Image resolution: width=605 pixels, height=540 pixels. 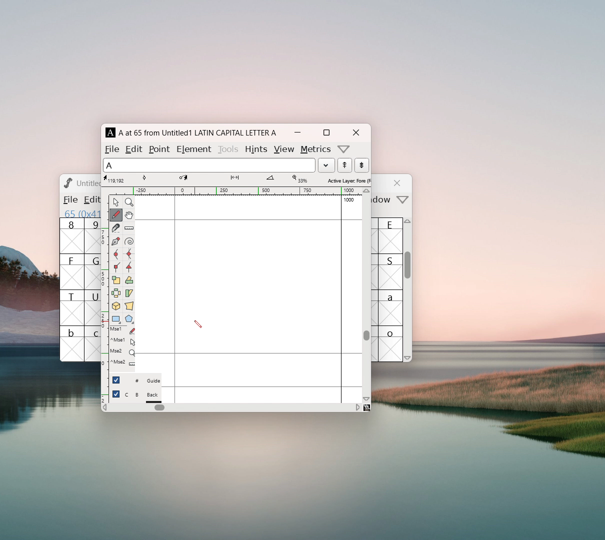 I want to click on b, so click(x=72, y=343).